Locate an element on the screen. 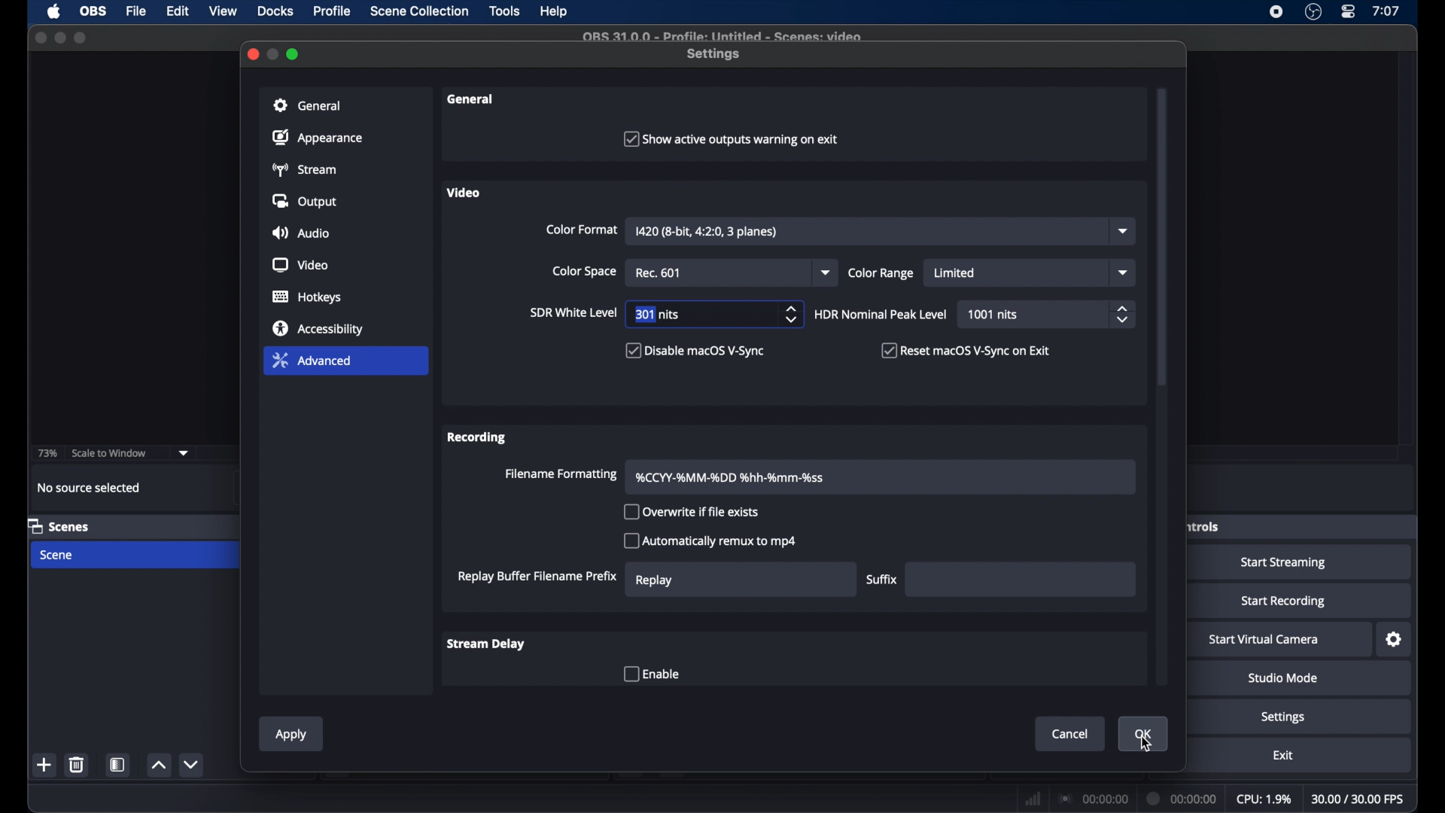 This screenshot has height=813, width=1445. stream delay is located at coordinates (486, 644).